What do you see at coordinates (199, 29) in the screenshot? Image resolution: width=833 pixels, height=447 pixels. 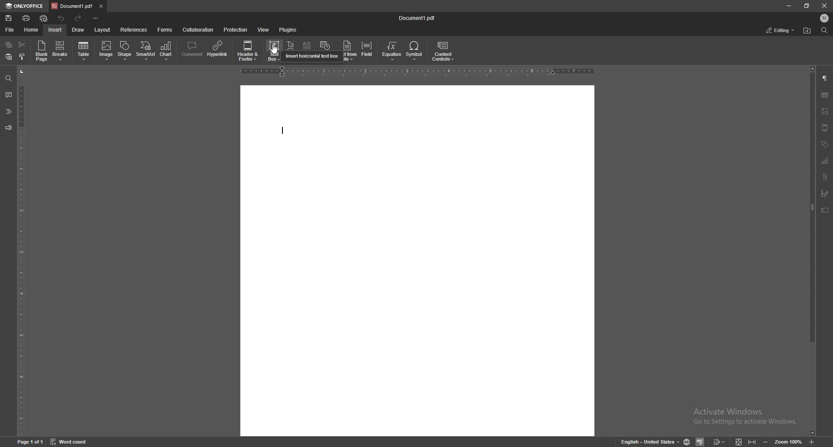 I see `colaboration` at bounding box center [199, 29].